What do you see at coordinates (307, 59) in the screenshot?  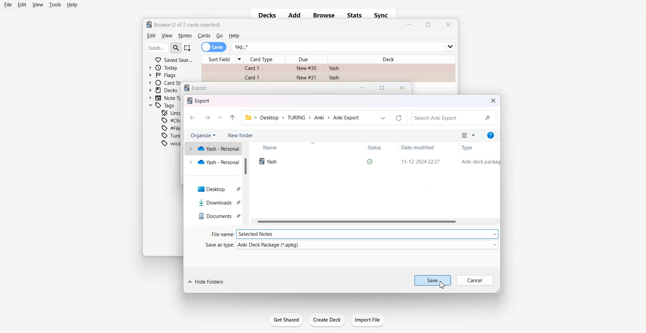 I see `Due` at bounding box center [307, 59].